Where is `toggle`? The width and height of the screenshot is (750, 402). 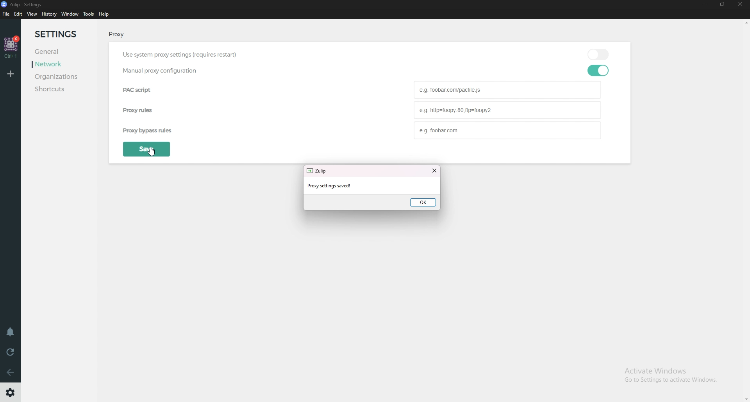
toggle is located at coordinates (598, 70).